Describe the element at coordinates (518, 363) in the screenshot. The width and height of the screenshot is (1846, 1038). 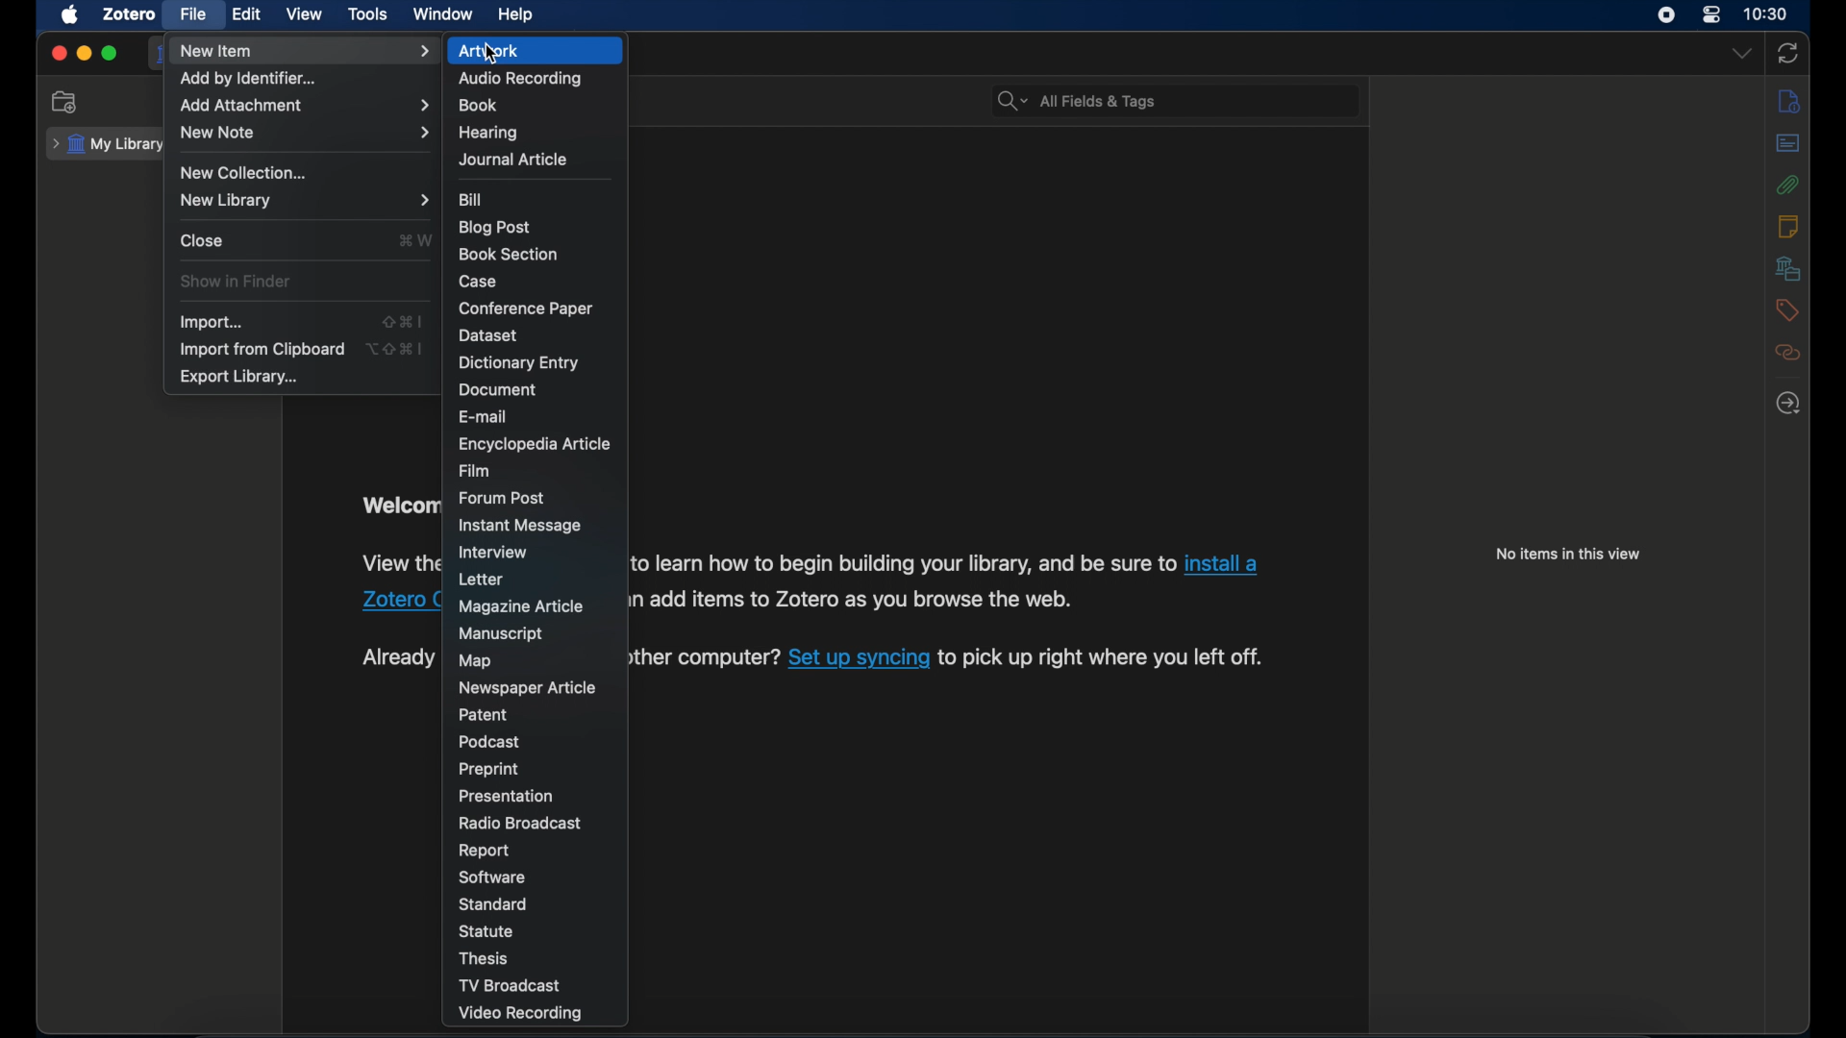
I see `dictionary entry` at that location.